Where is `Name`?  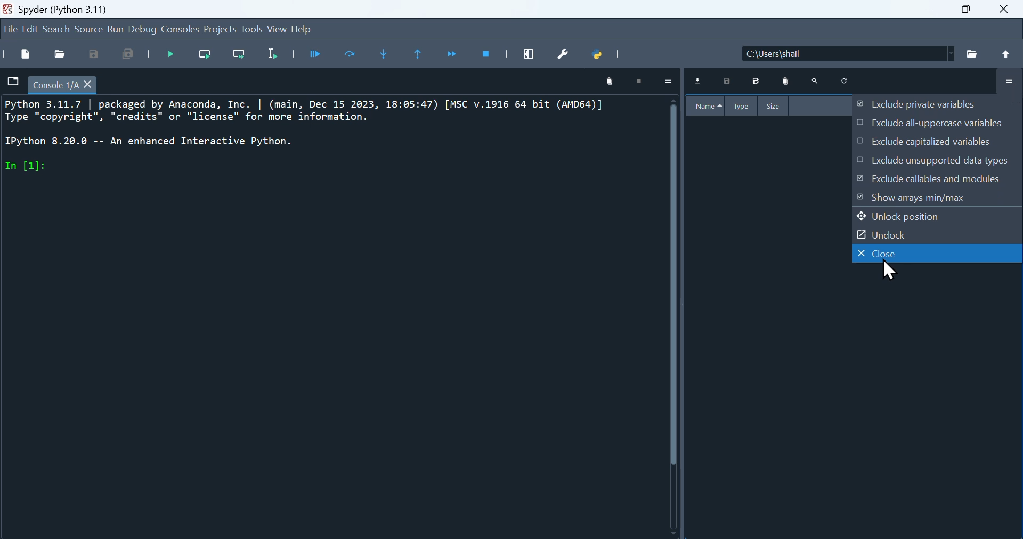
Name is located at coordinates (709, 107).